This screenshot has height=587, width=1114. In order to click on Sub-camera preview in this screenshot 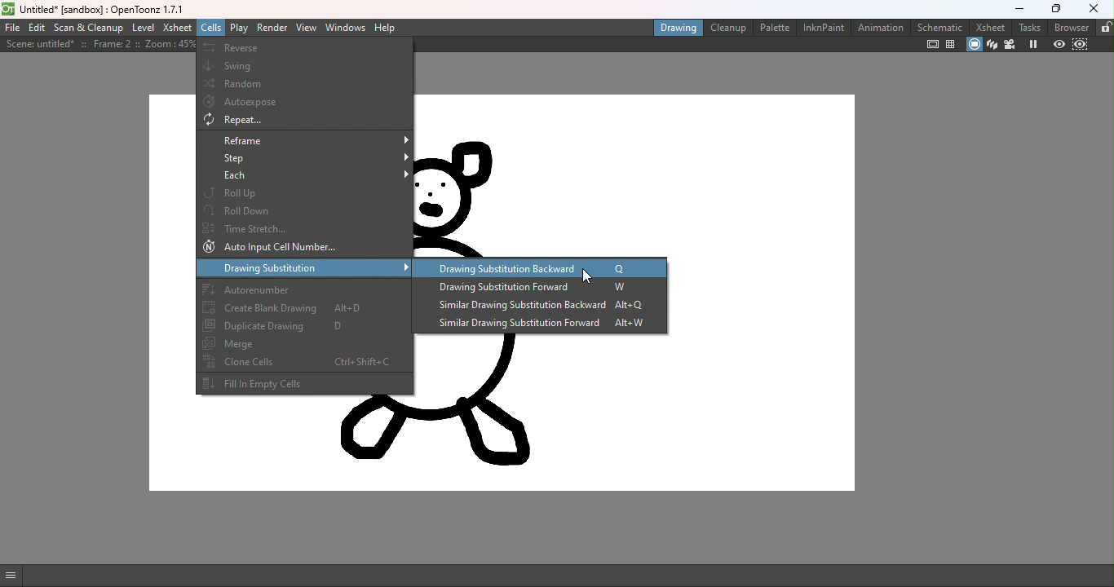, I will do `click(1081, 45)`.